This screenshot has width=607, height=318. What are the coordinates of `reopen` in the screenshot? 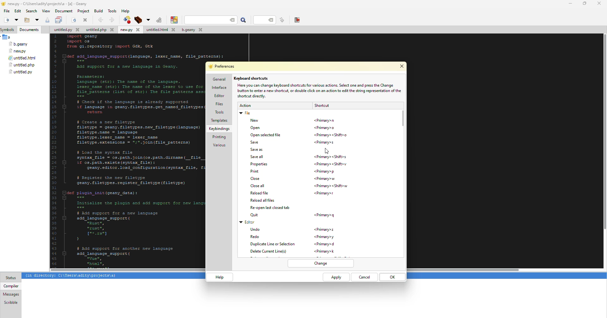 It's located at (271, 208).